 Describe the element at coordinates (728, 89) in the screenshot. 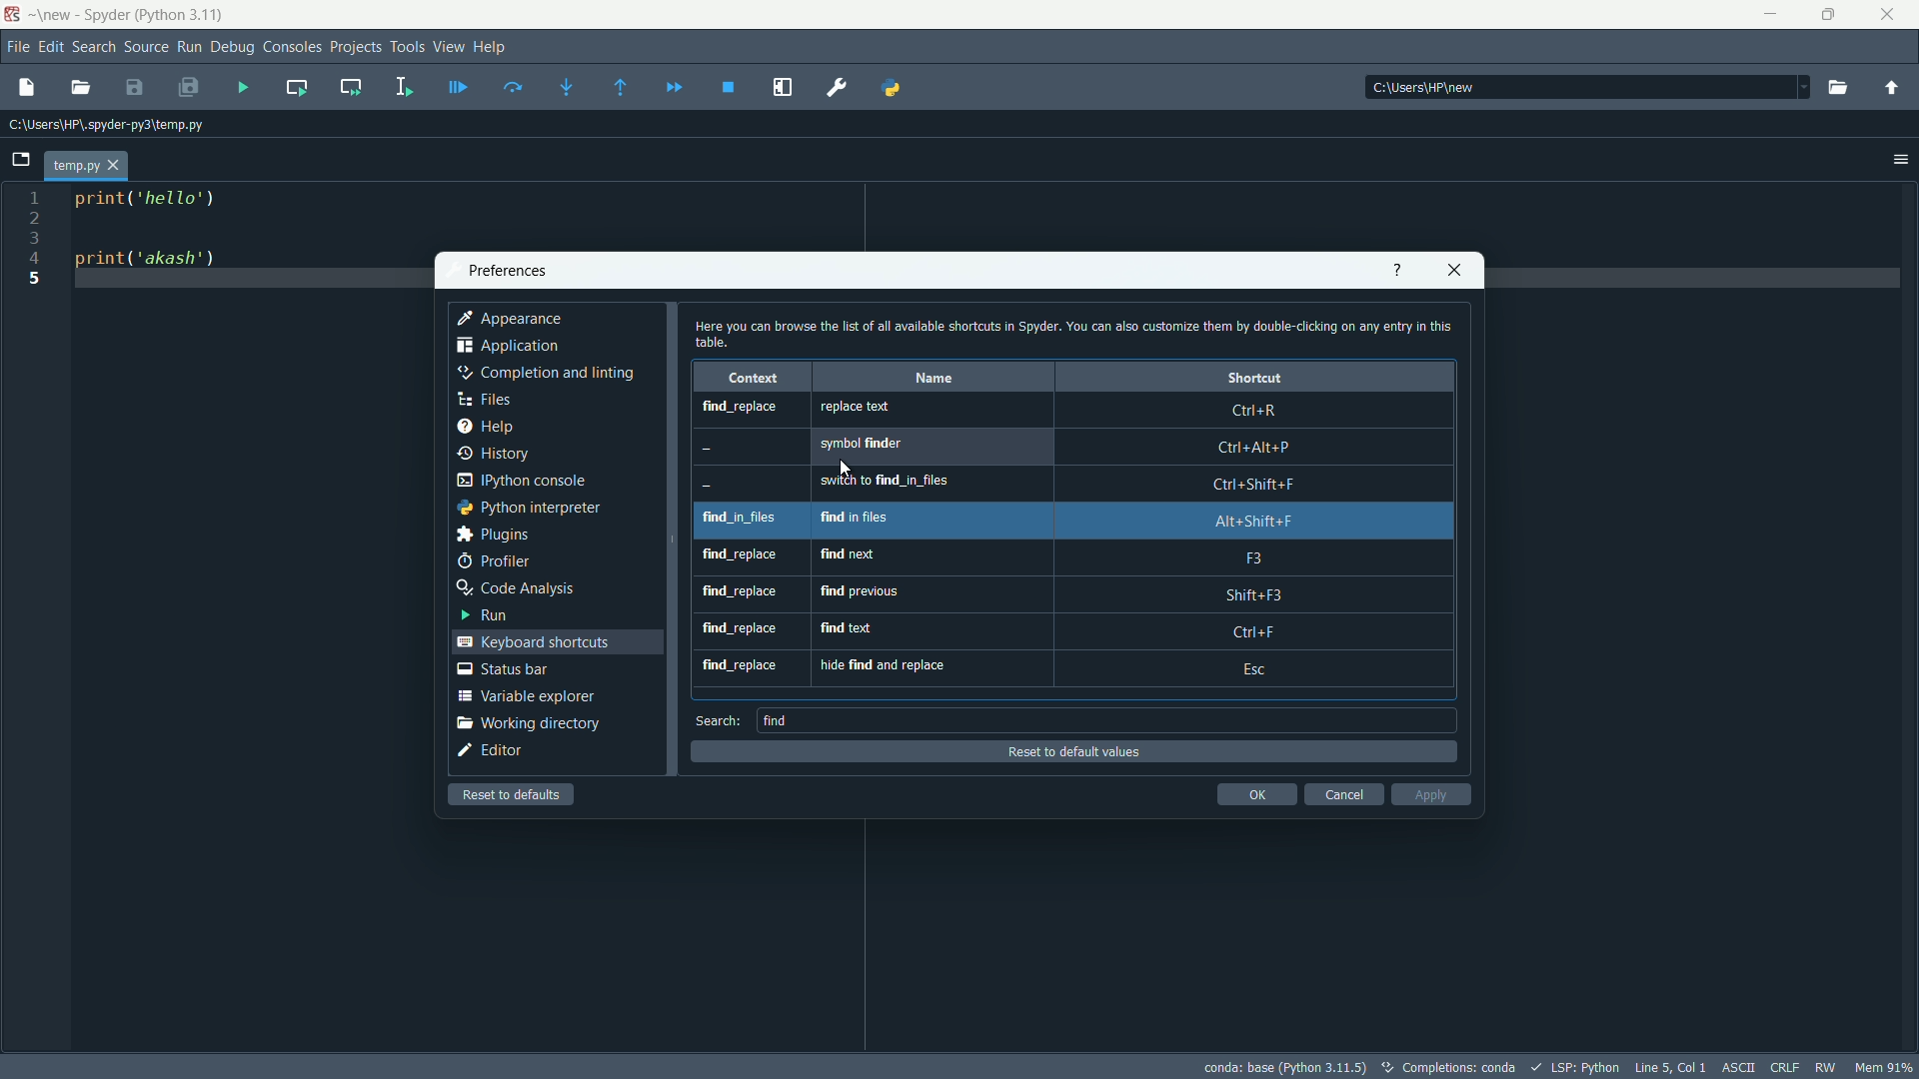

I see `stop debuging` at that location.